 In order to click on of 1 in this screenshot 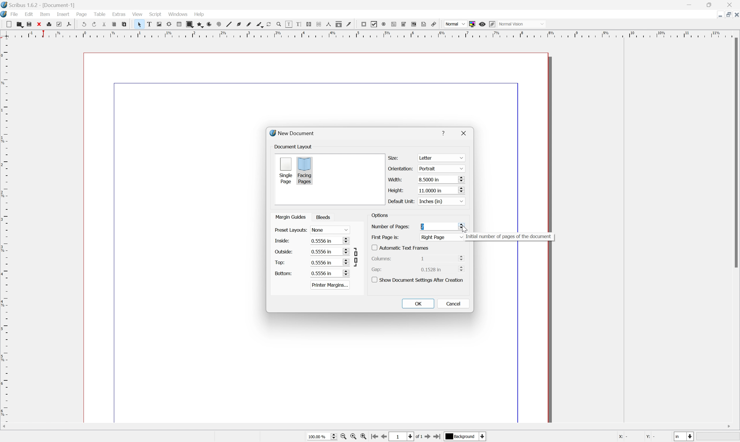, I will do `click(418, 436)`.